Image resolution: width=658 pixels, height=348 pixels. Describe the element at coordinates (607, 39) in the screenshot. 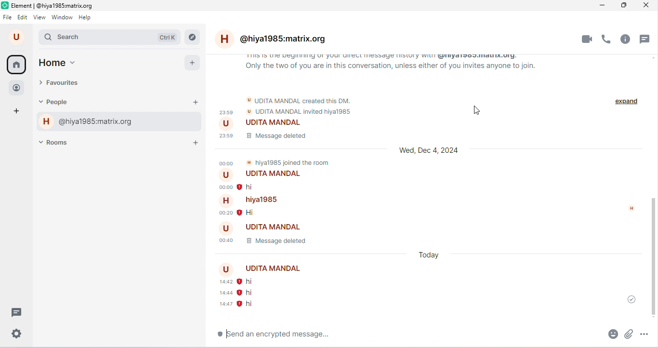

I see `voice call` at that location.